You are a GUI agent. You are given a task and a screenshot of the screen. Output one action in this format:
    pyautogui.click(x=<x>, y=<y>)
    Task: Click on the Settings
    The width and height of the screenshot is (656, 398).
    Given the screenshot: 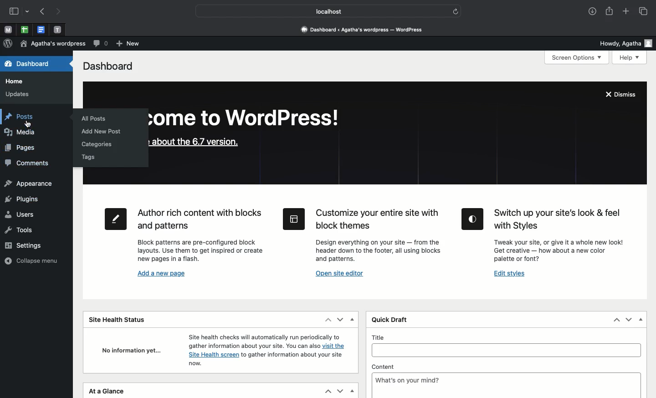 What is the action you would take?
    pyautogui.click(x=28, y=245)
    